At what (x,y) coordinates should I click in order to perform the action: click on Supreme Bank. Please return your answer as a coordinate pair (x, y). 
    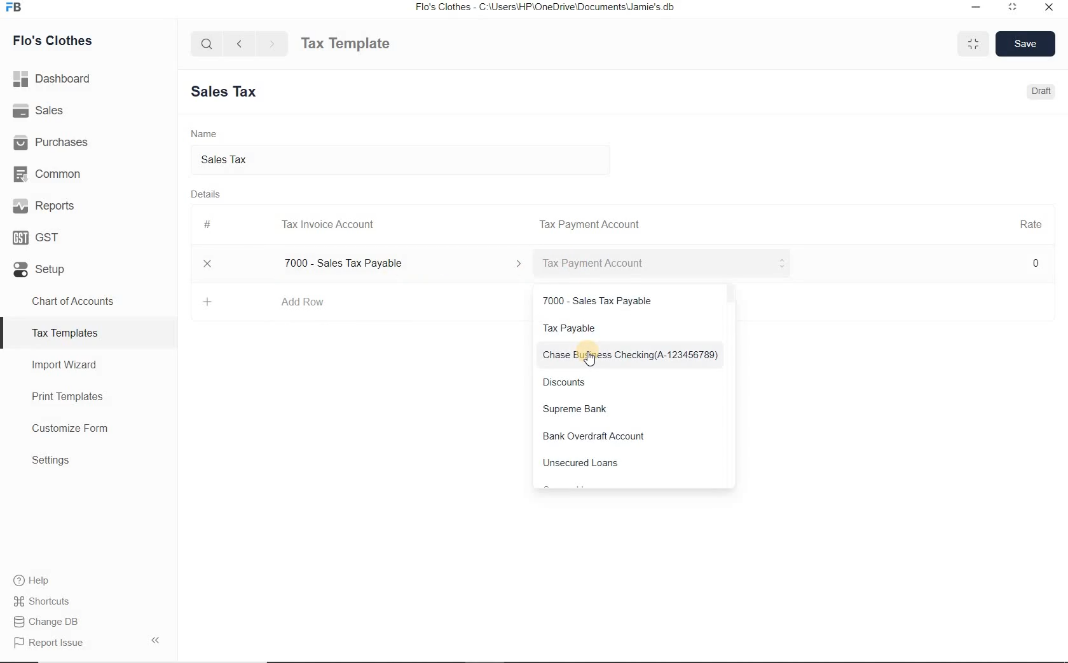
    Looking at the image, I should click on (633, 408).